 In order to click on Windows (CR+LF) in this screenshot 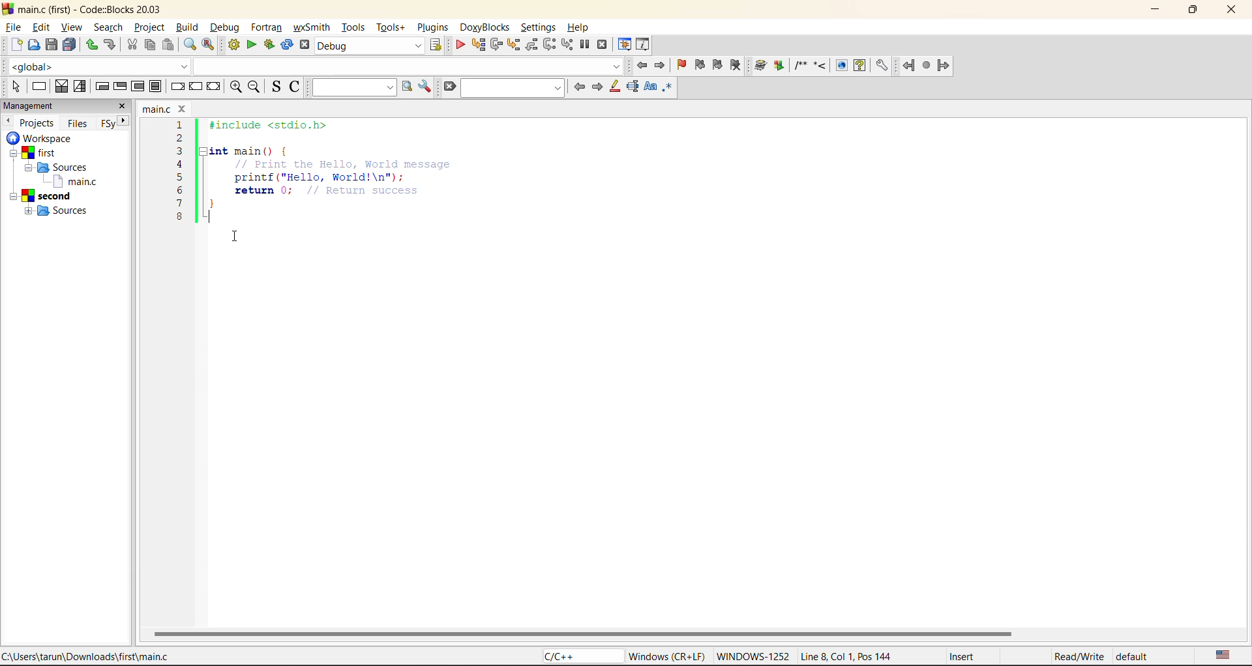, I will do `click(666, 655)`.